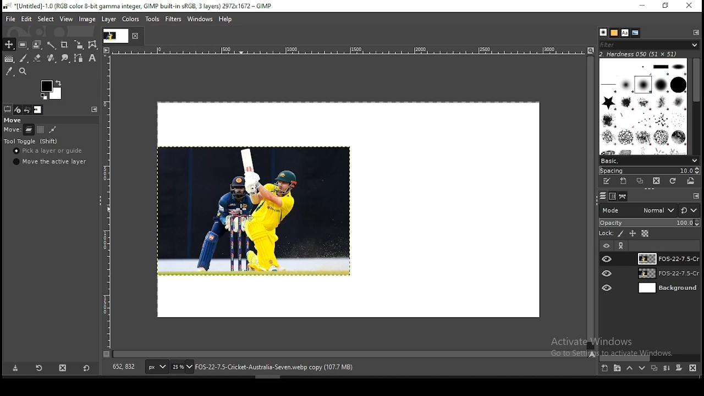  What do you see at coordinates (649, 223) in the screenshot?
I see `opacity` at bounding box center [649, 223].